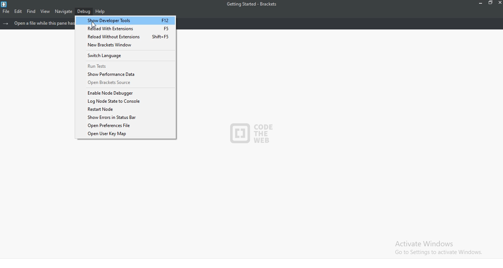 The image size is (503, 268). Describe the element at coordinates (95, 25) in the screenshot. I see `cursor` at that location.